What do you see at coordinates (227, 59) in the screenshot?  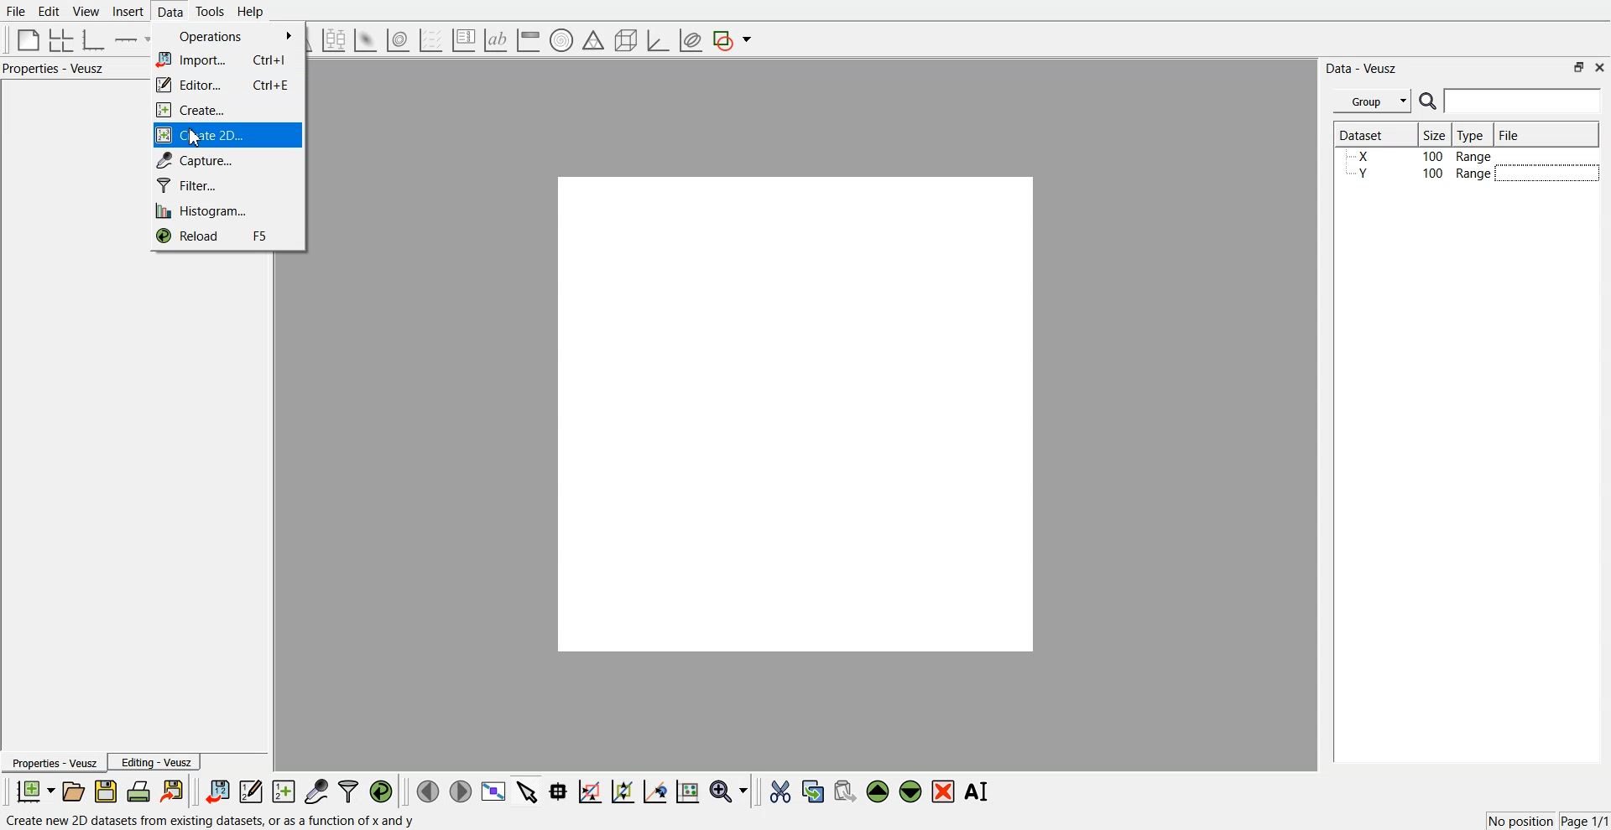 I see `Import` at bounding box center [227, 59].